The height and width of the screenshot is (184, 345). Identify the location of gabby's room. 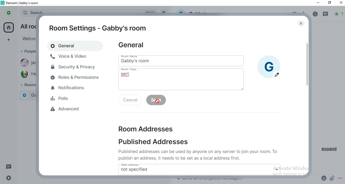
(150, 61).